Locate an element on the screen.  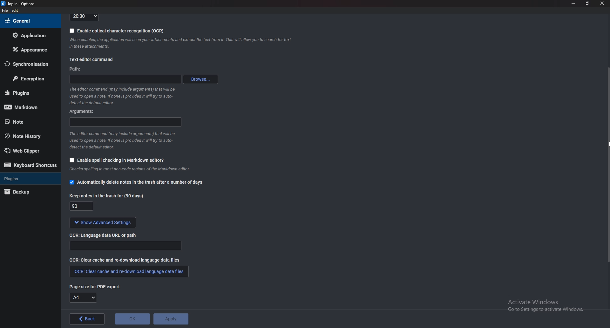
file is located at coordinates (6, 10).